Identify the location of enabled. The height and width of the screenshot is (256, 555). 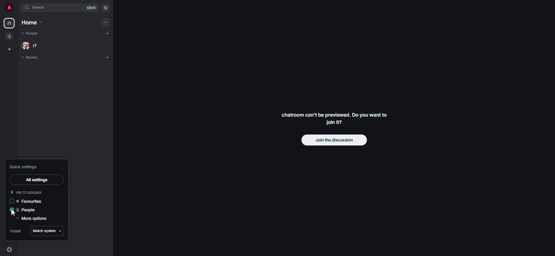
(12, 210).